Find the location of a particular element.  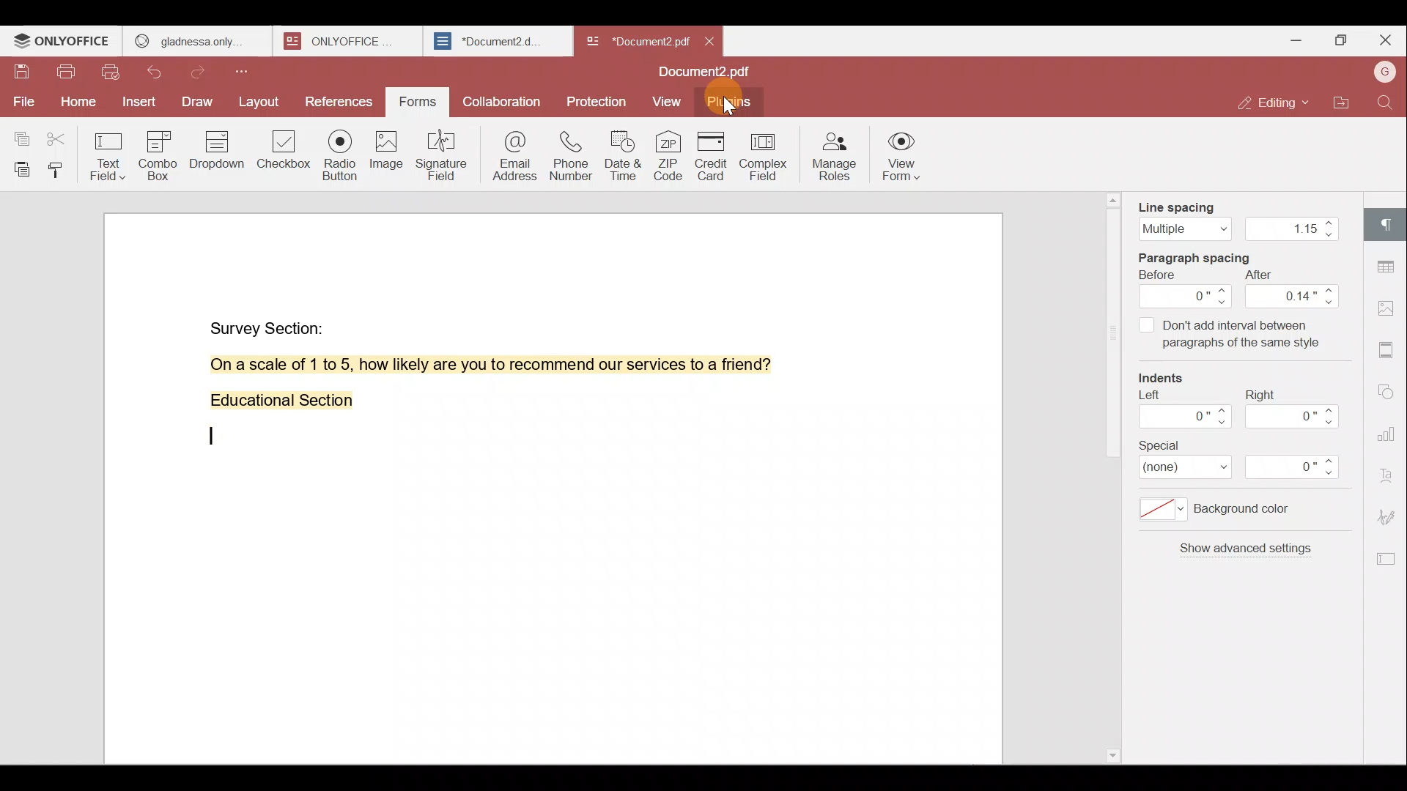

Paste is located at coordinates (18, 169).